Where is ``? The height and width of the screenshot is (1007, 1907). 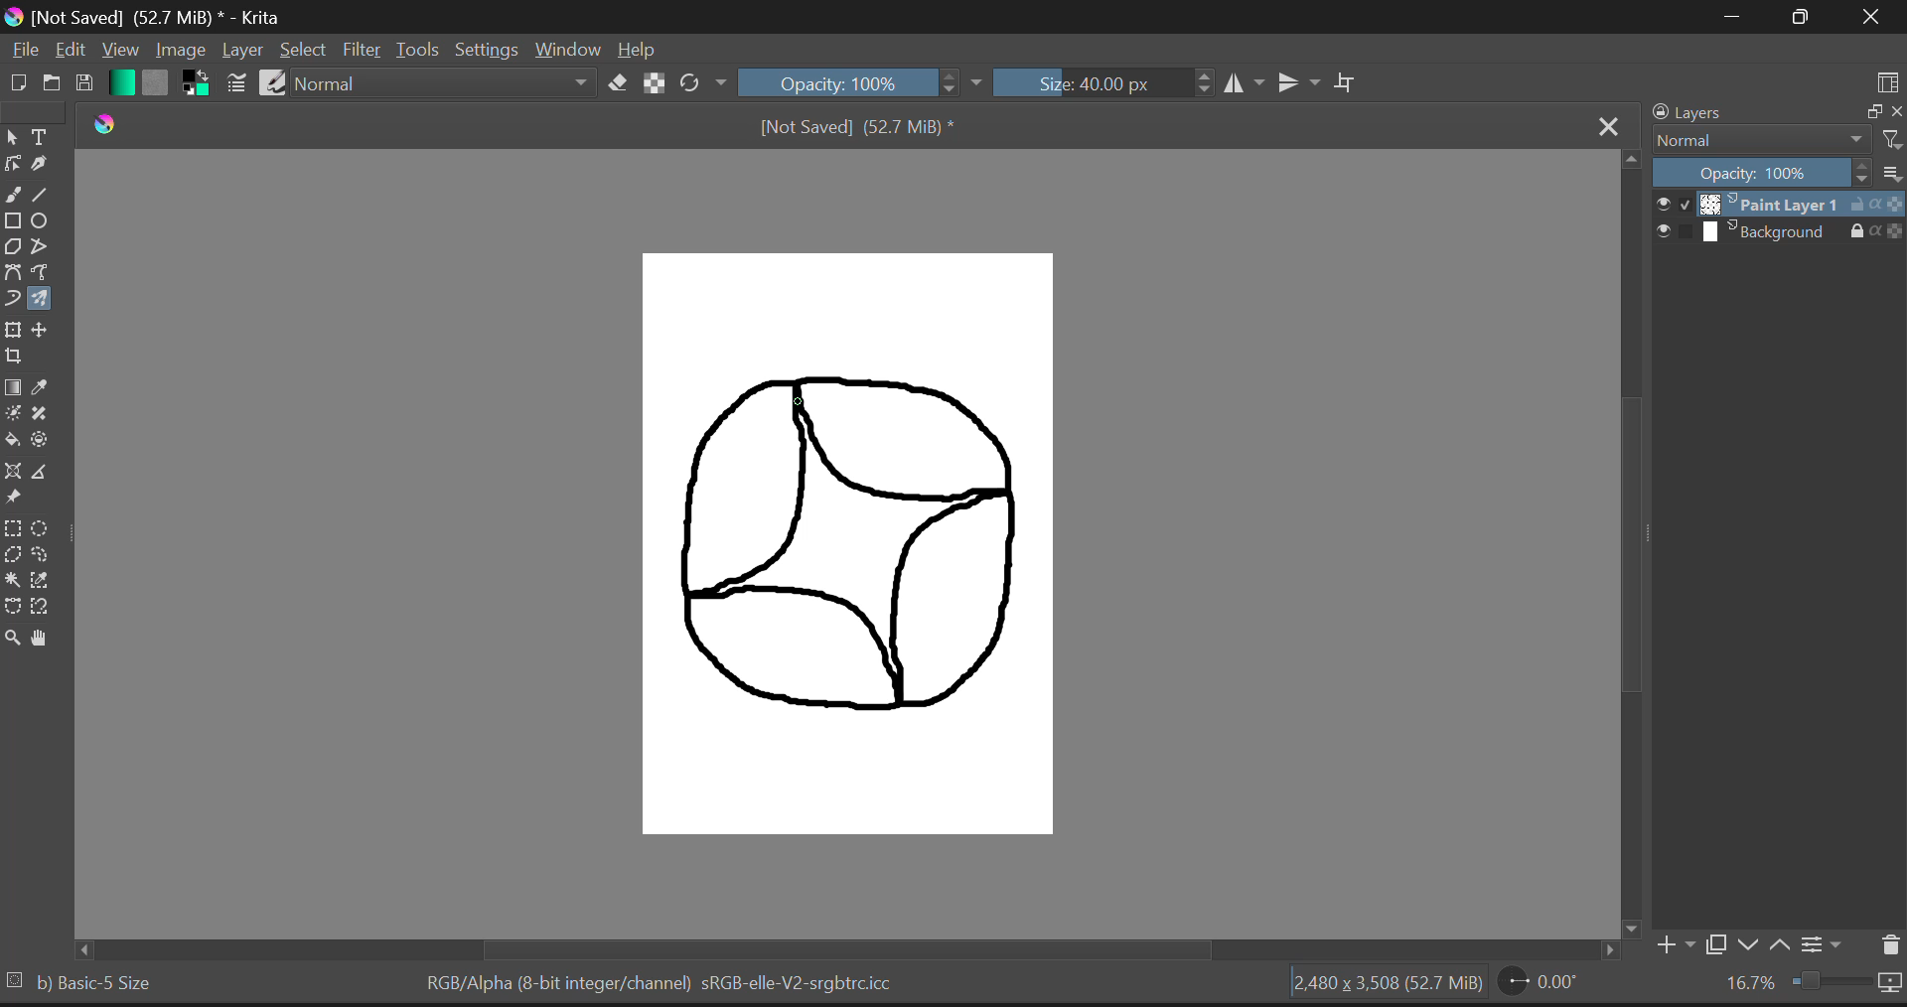
 is located at coordinates (13, 977).